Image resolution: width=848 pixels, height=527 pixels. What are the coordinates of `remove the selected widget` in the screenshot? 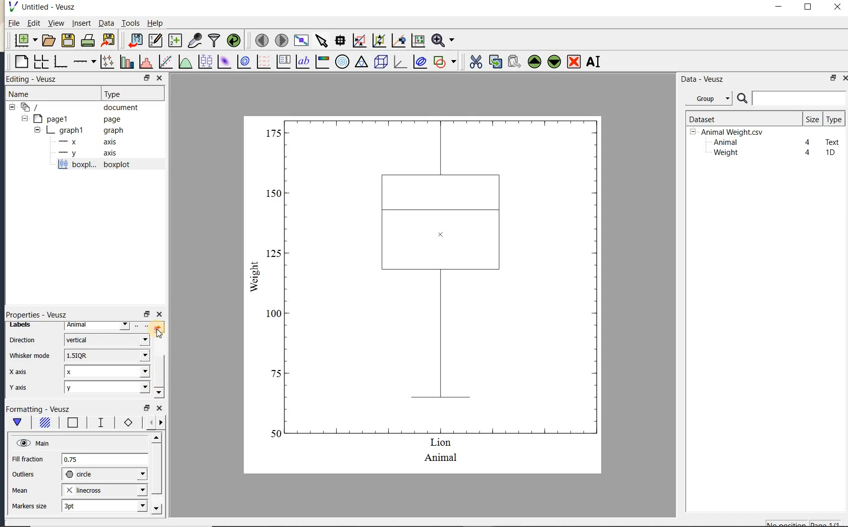 It's located at (573, 63).